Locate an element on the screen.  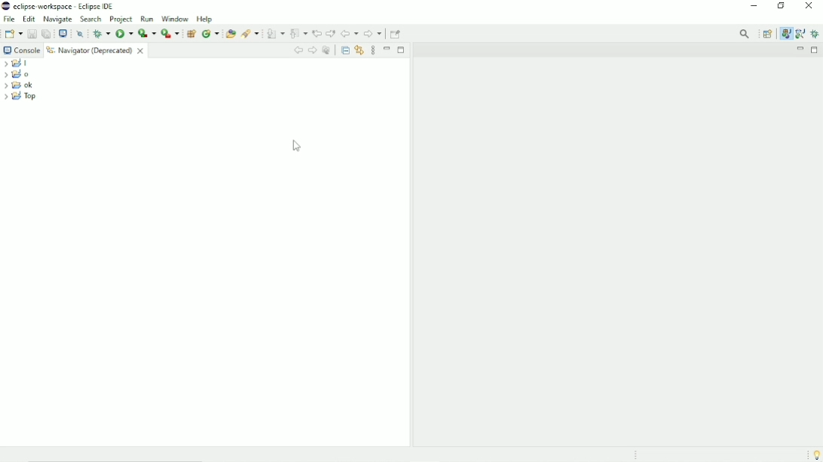
Open Perspective is located at coordinates (767, 34).